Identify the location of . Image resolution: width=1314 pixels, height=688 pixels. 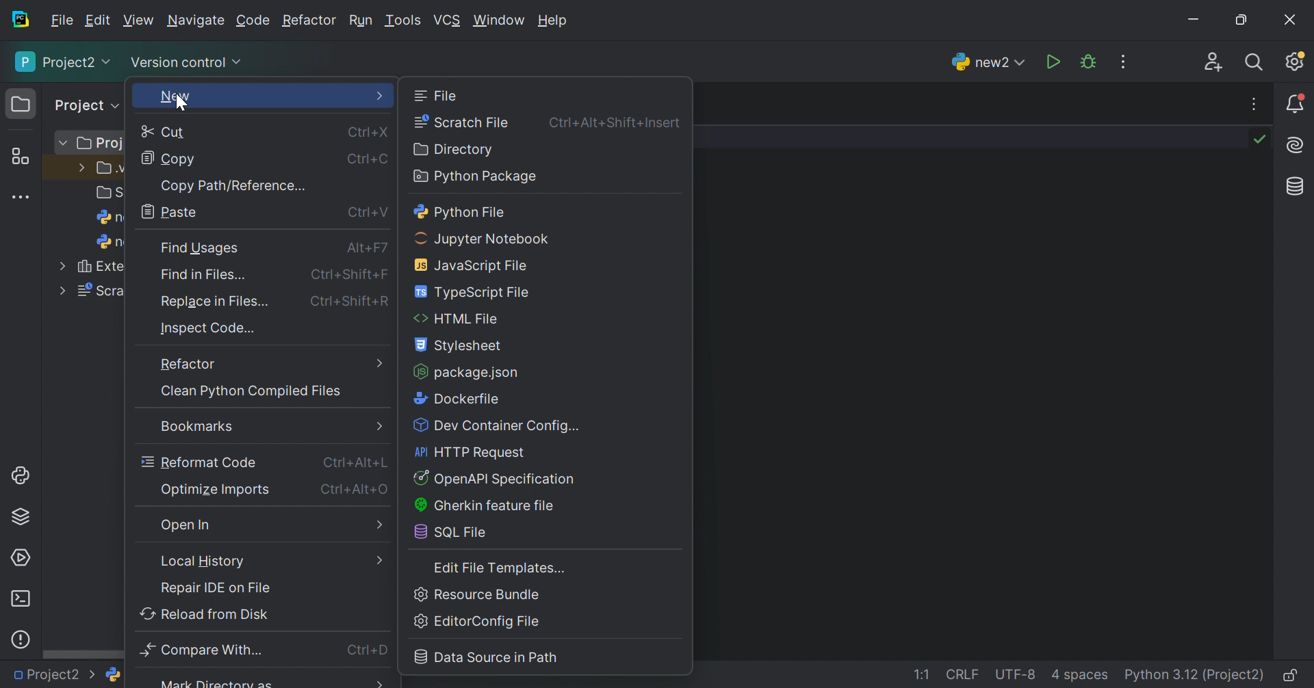
(368, 213).